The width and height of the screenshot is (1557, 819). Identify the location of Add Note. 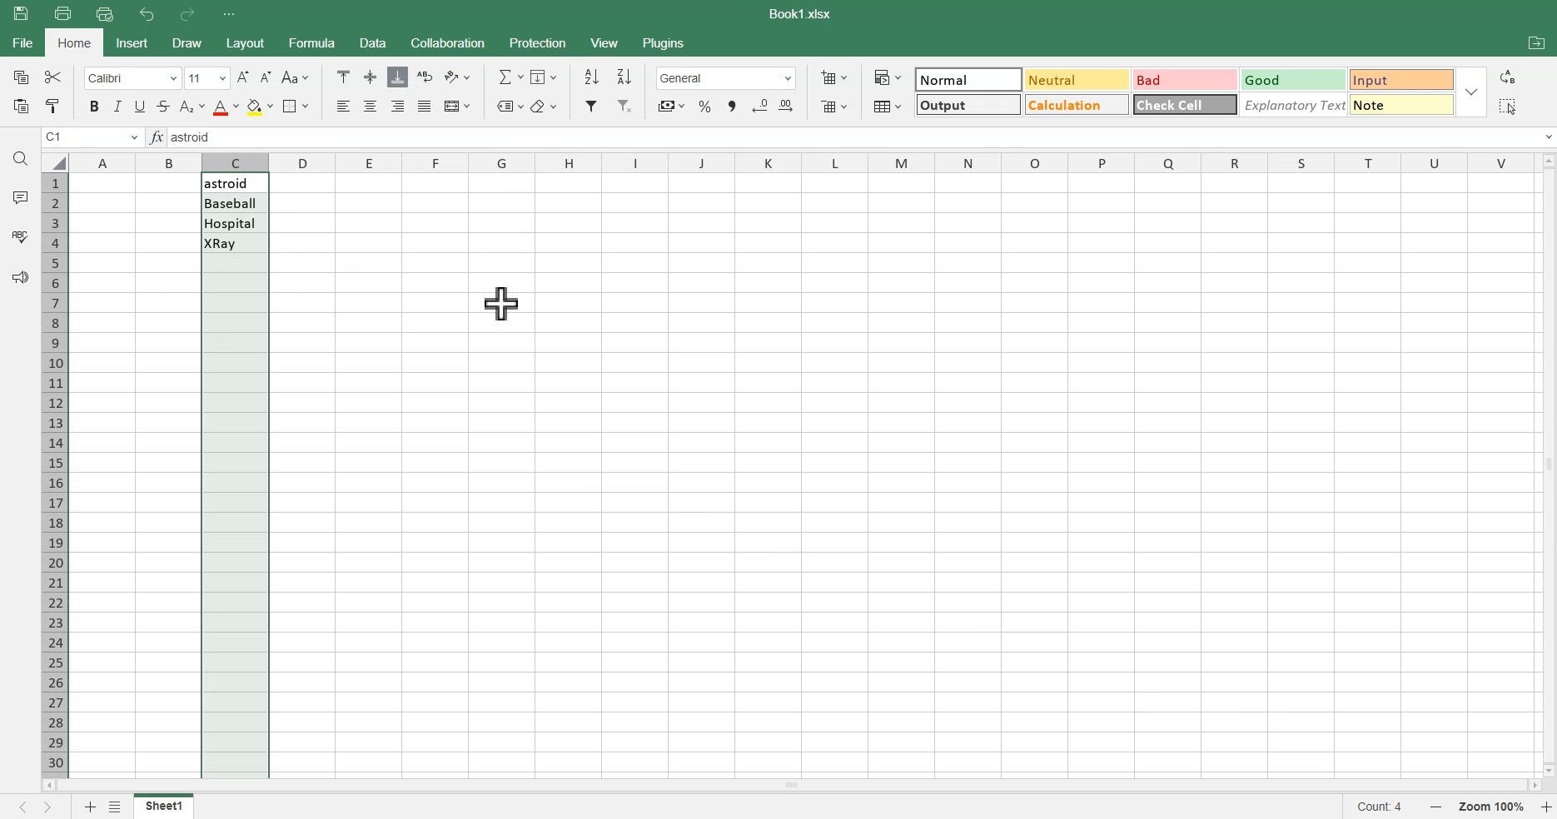
(18, 196).